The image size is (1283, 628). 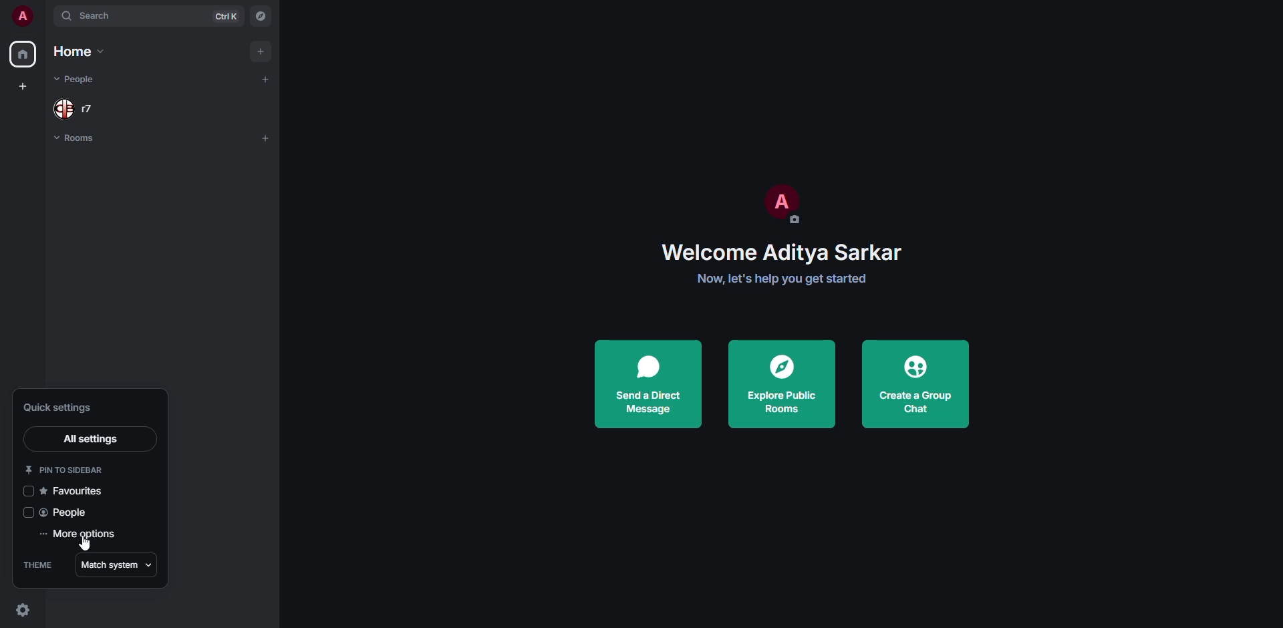 What do you see at coordinates (786, 204) in the screenshot?
I see `profile` at bounding box center [786, 204].